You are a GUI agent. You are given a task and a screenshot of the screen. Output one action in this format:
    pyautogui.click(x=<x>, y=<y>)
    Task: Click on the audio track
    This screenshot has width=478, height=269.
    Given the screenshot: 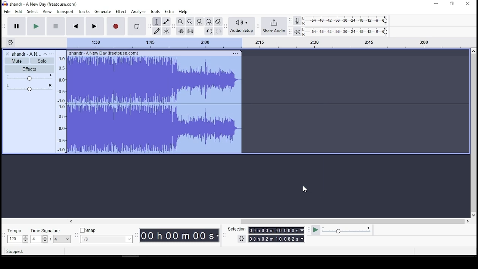 What is the action you would take?
    pyautogui.click(x=155, y=102)
    